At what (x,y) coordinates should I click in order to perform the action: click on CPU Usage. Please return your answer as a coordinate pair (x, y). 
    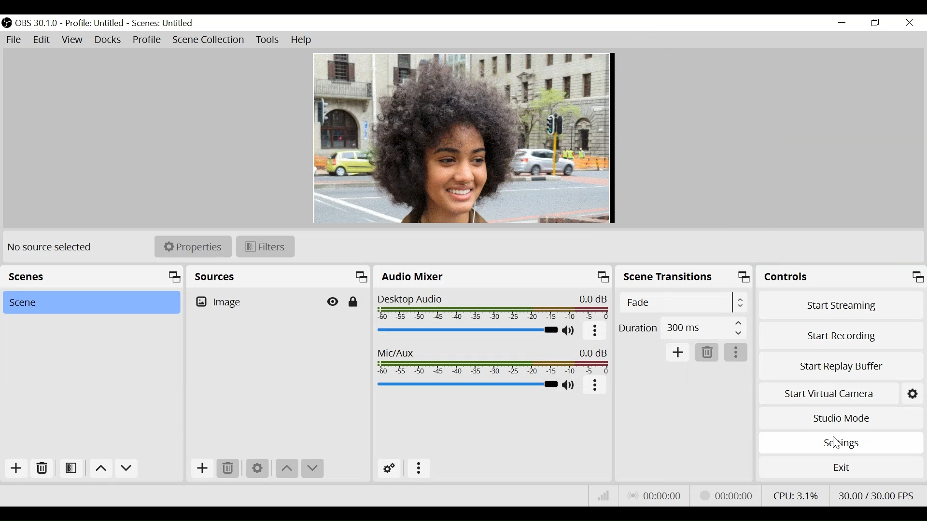
    Looking at the image, I should click on (798, 494).